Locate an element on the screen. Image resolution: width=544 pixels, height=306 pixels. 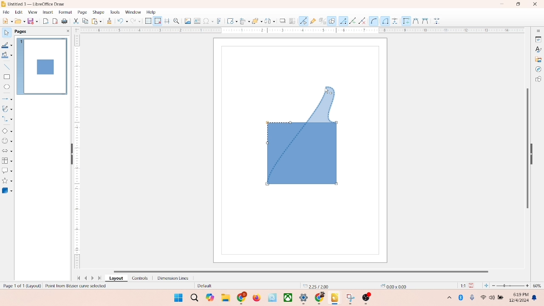
title is located at coordinates (37, 3).